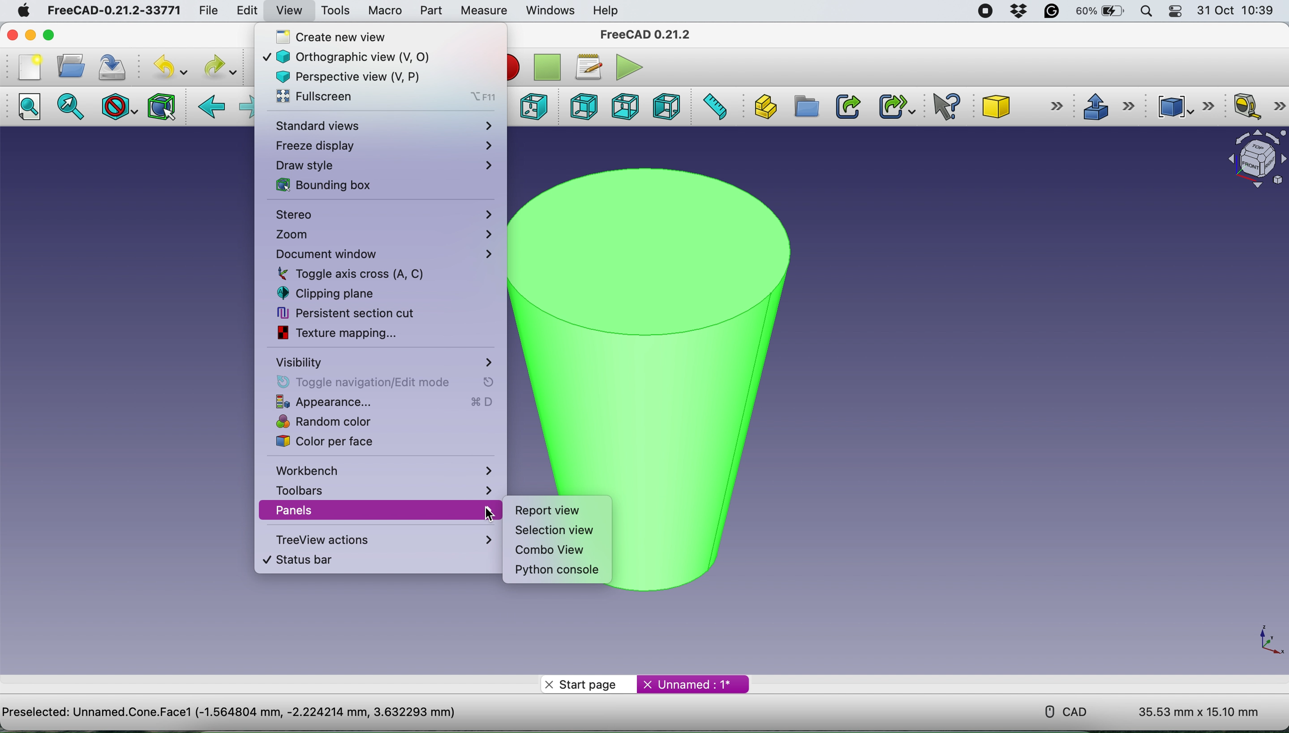  I want to click on xy scale, so click(1263, 640).